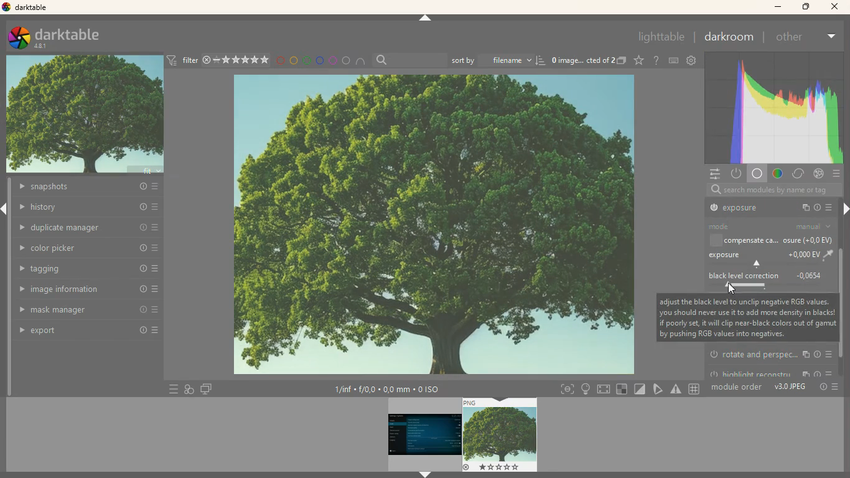  Describe the element at coordinates (805, 8) in the screenshot. I see `maximize` at that location.